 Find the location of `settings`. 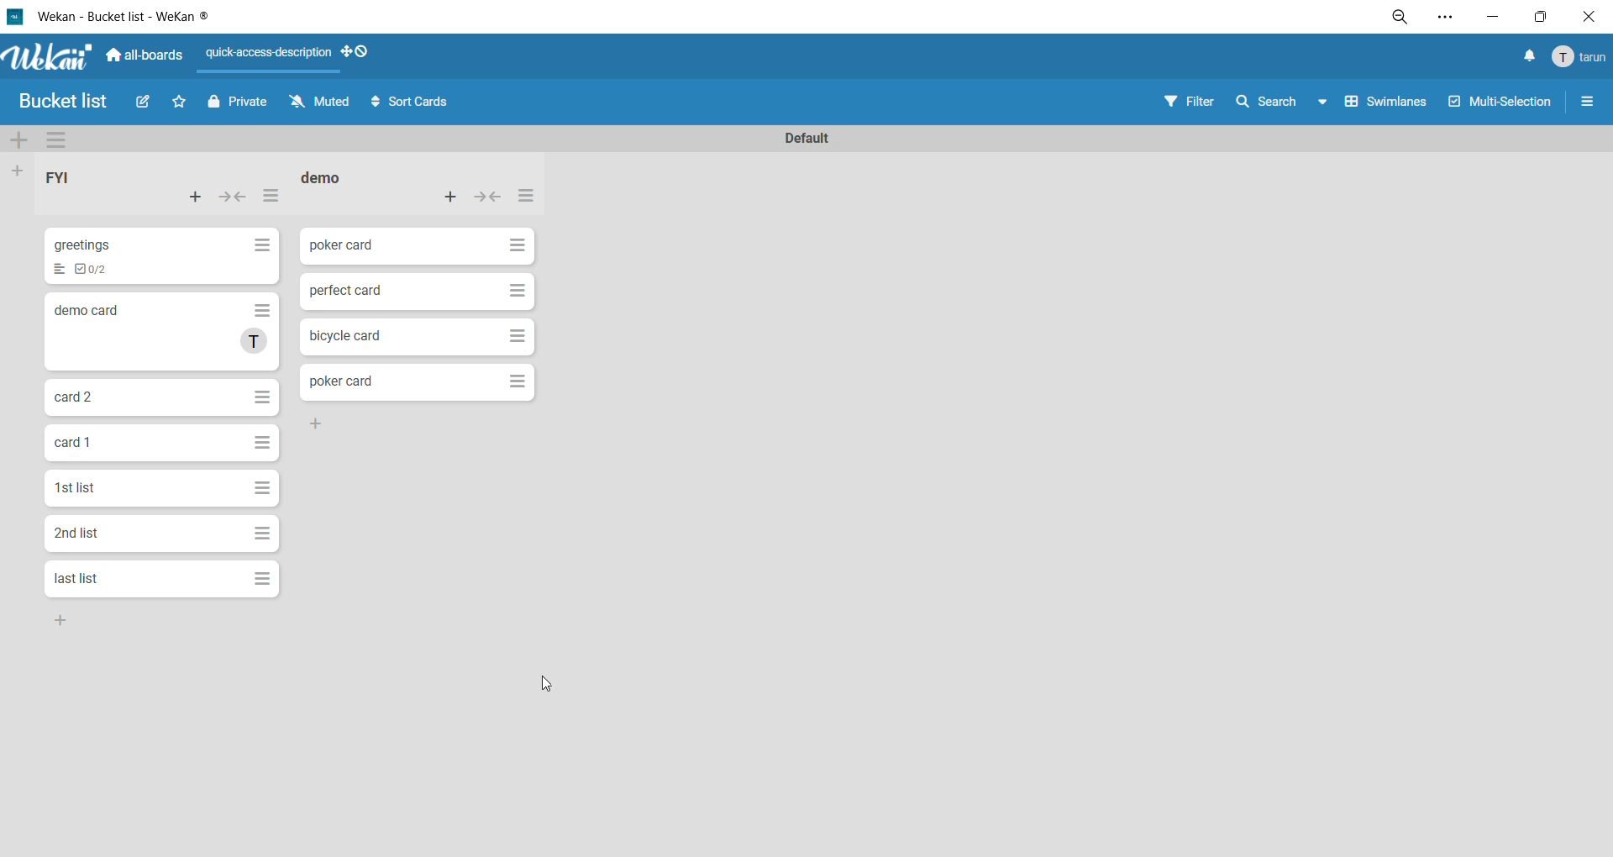

settings is located at coordinates (1445, 18).